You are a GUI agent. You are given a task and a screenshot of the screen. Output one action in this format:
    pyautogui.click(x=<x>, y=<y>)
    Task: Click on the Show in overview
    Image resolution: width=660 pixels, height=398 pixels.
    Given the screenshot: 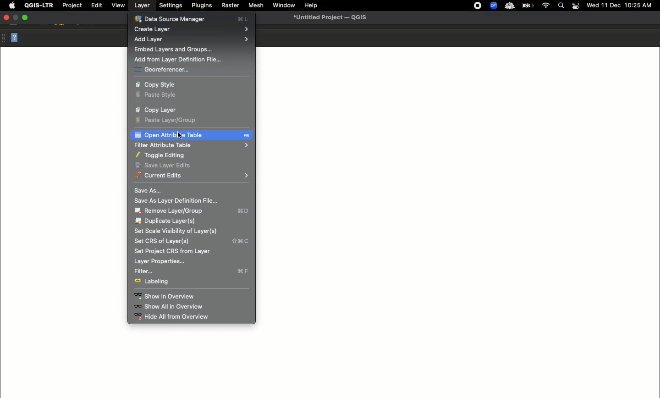 What is the action you would take?
    pyautogui.click(x=165, y=297)
    